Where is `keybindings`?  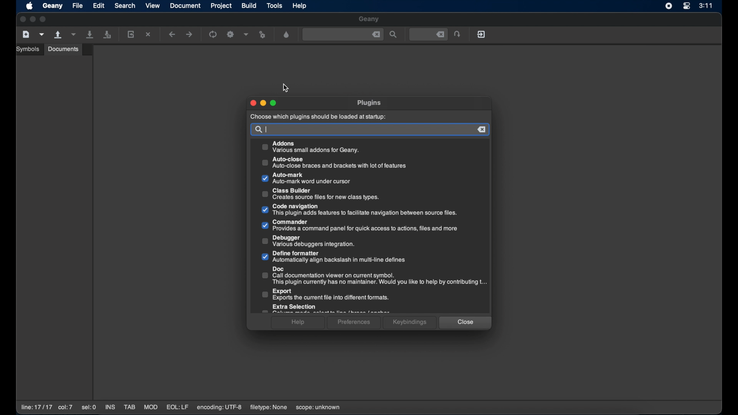 keybindings is located at coordinates (410, 322).